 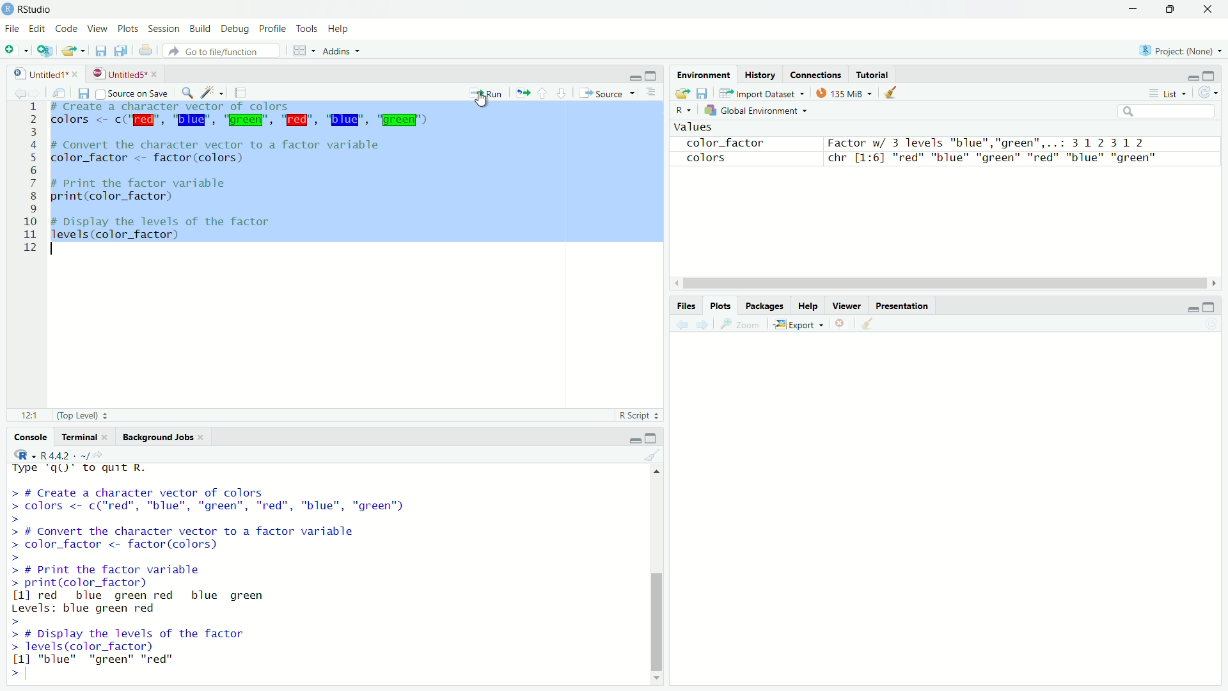 I want to click on import dataset, so click(x=764, y=92).